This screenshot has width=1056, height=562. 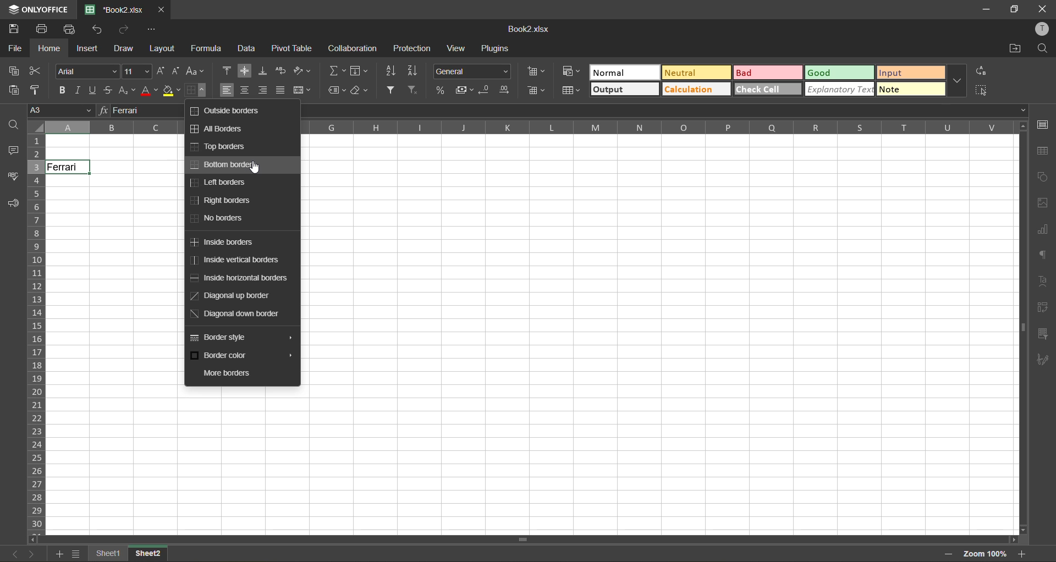 What do you see at coordinates (415, 71) in the screenshot?
I see `sort descending` at bounding box center [415, 71].